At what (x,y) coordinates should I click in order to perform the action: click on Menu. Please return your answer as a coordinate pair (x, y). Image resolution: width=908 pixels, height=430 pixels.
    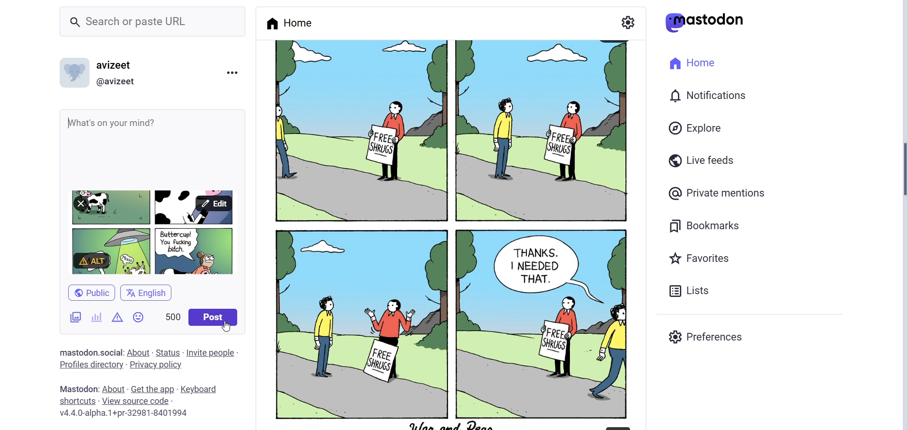
    Looking at the image, I should click on (232, 74).